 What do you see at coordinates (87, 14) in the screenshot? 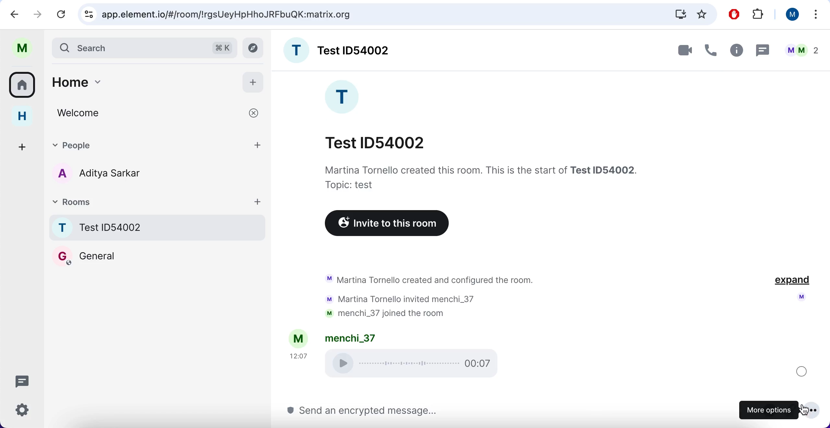
I see `controls` at bounding box center [87, 14].